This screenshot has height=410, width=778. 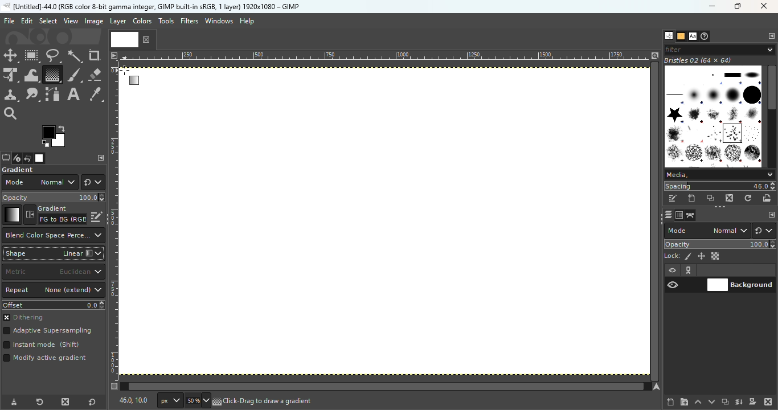 What do you see at coordinates (27, 21) in the screenshot?
I see `Edit` at bounding box center [27, 21].